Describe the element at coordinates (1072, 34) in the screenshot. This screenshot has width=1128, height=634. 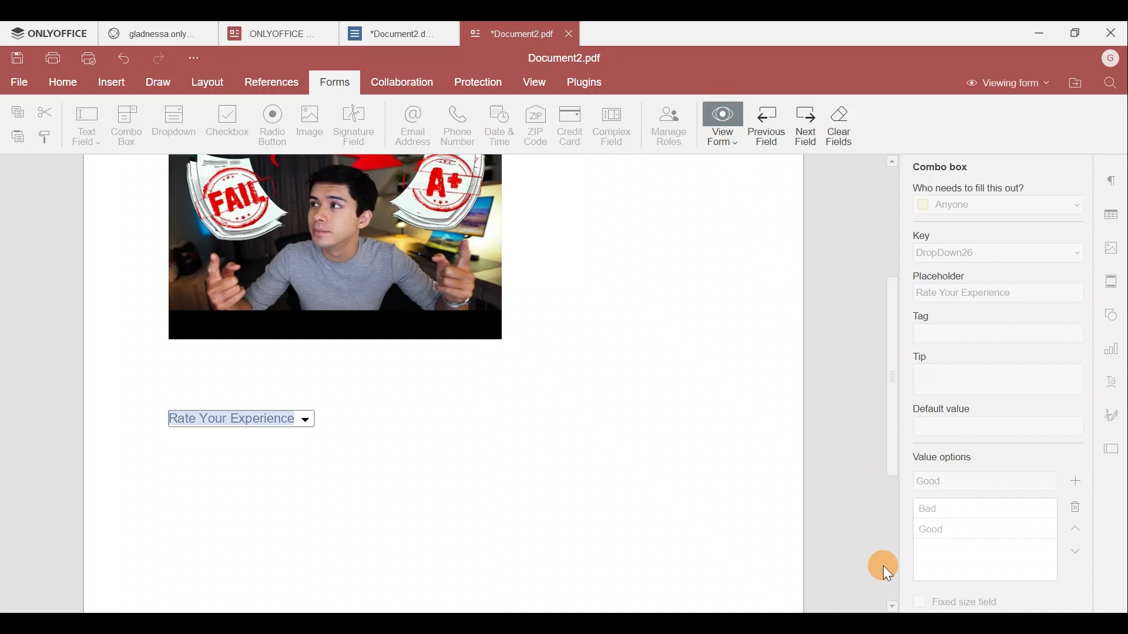
I see `Maximize` at that location.